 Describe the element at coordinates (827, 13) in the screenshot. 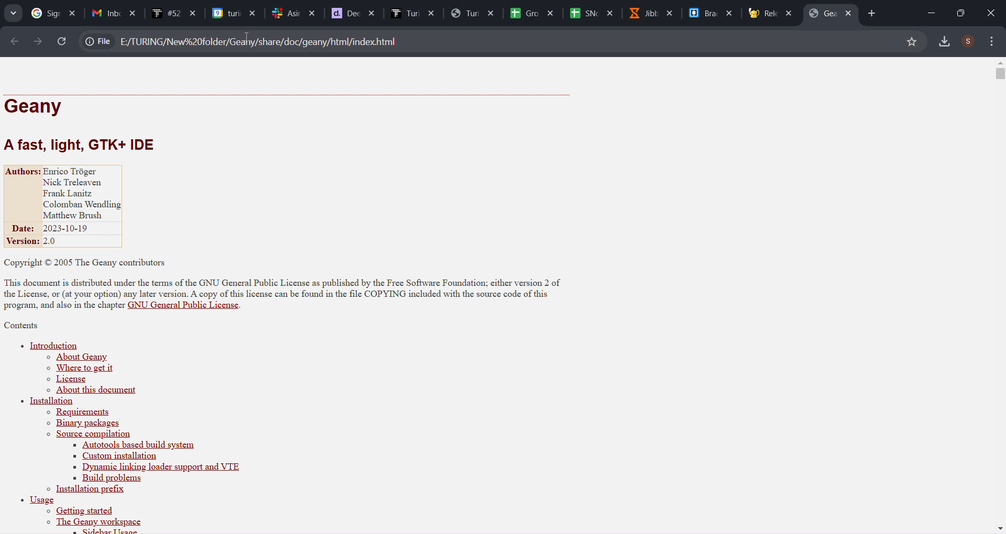

I see `geany help` at that location.